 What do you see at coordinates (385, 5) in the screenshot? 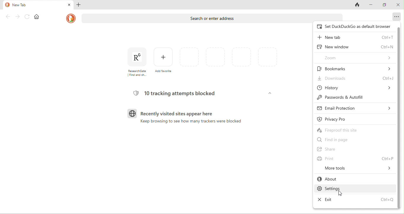
I see `maximize` at bounding box center [385, 5].